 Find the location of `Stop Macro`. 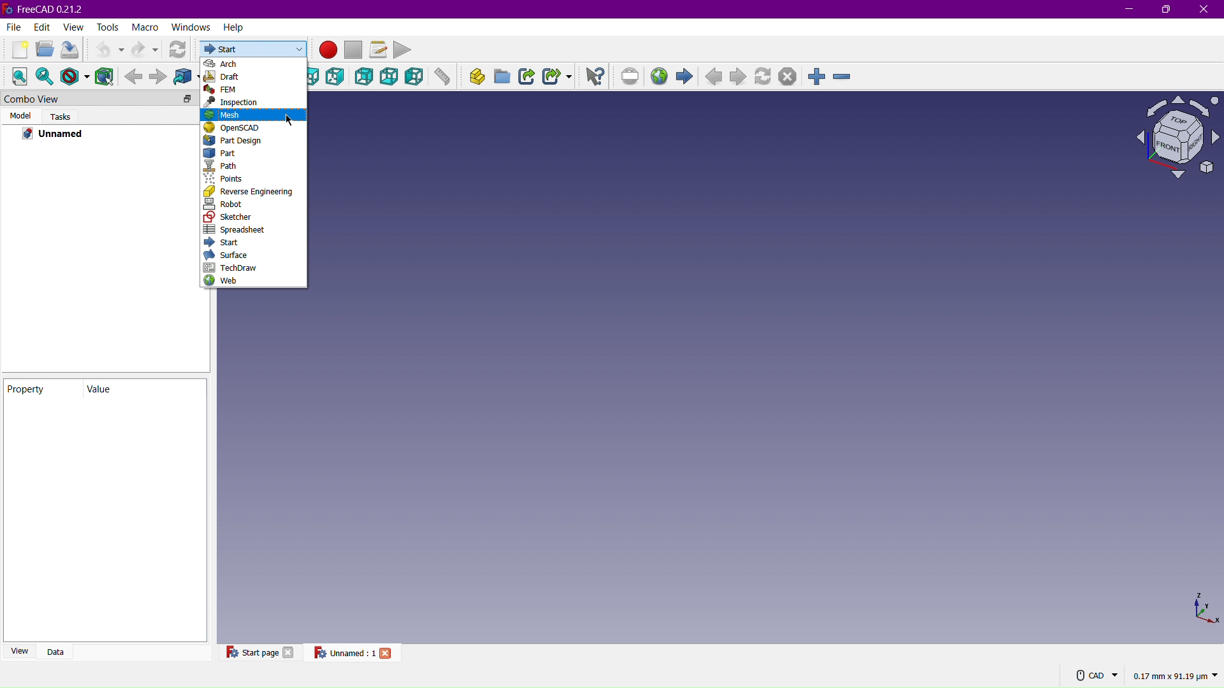

Stop Macro is located at coordinates (355, 50).